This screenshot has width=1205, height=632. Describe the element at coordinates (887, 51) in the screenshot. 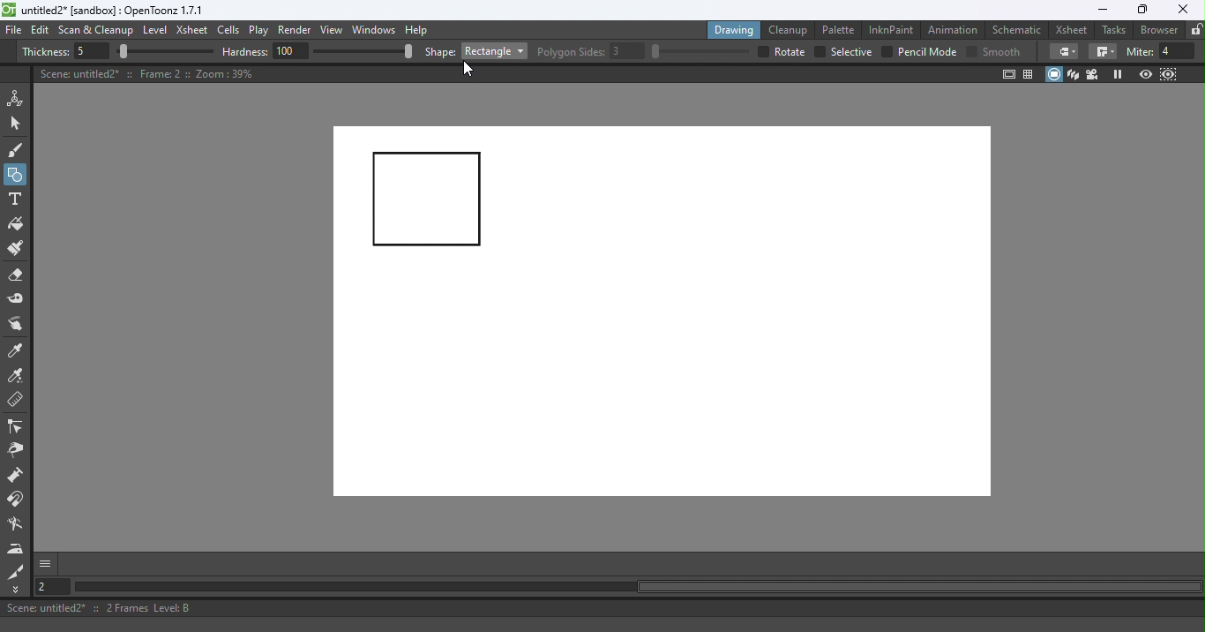

I see `checkbox` at that location.